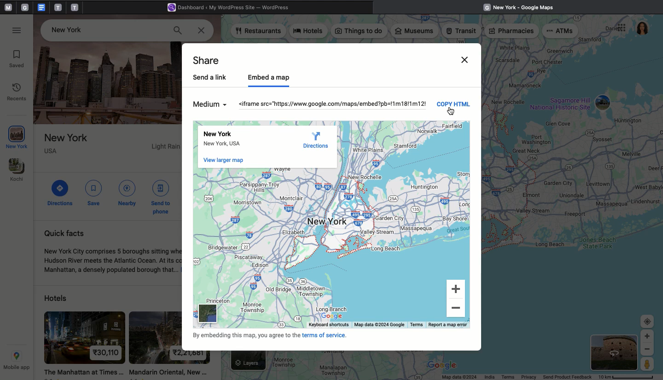 This screenshot has height=380, width=663. I want to click on Place, so click(111, 151).